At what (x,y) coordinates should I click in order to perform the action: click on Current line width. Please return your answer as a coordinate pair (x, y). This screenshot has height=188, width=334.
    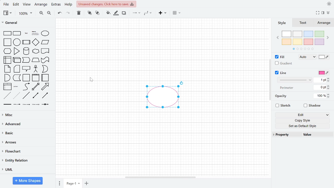
    Looking at the image, I should click on (320, 80).